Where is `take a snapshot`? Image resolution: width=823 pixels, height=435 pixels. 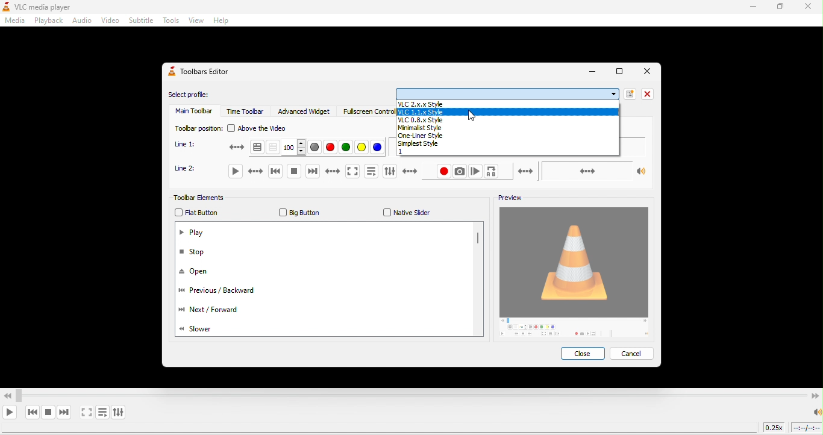 take a snapshot is located at coordinates (461, 172).